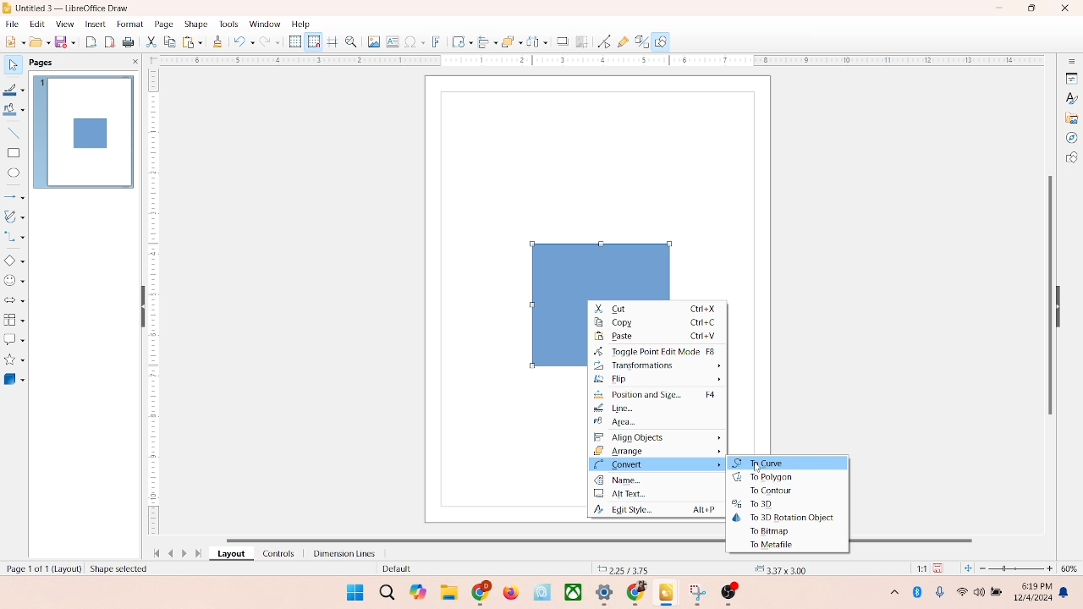 Image resolution: width=1083 pixels, height=609 pixels. I want to click on notifications, so click(1066, 592).